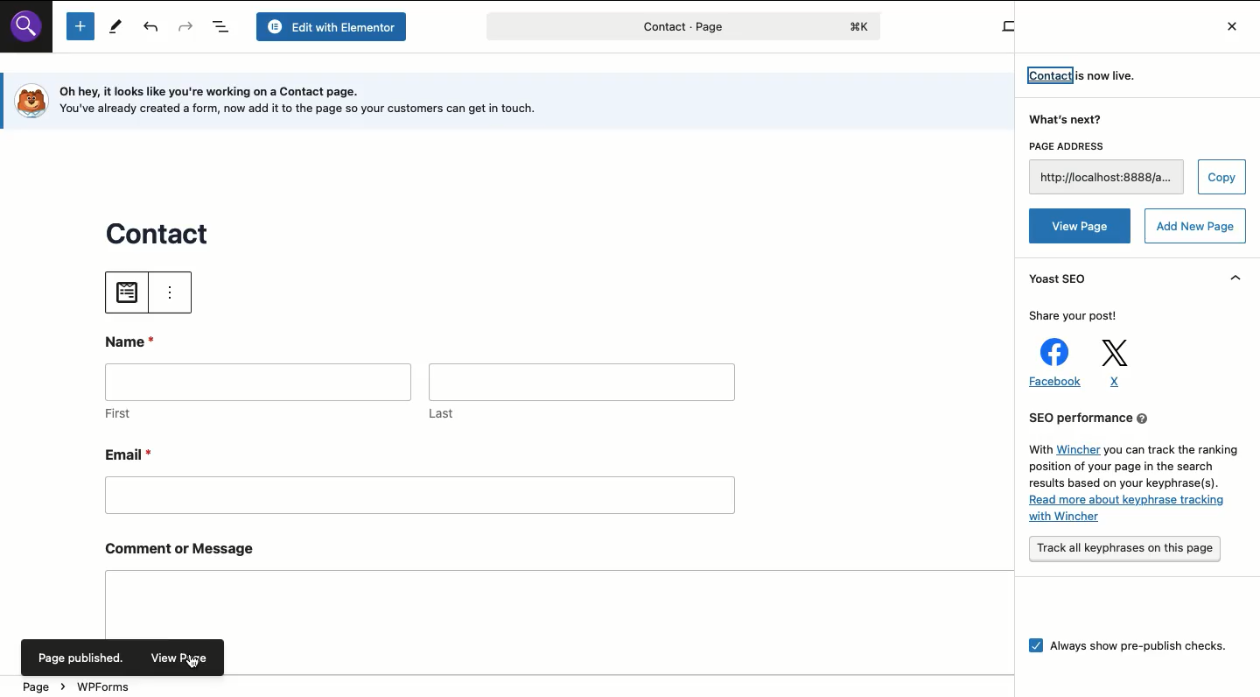 This screenshot has width=1260, height=697. What do you see at coordinates (581, 391) in the screenshot?
I see `Last` at bounding box center [581, 391].